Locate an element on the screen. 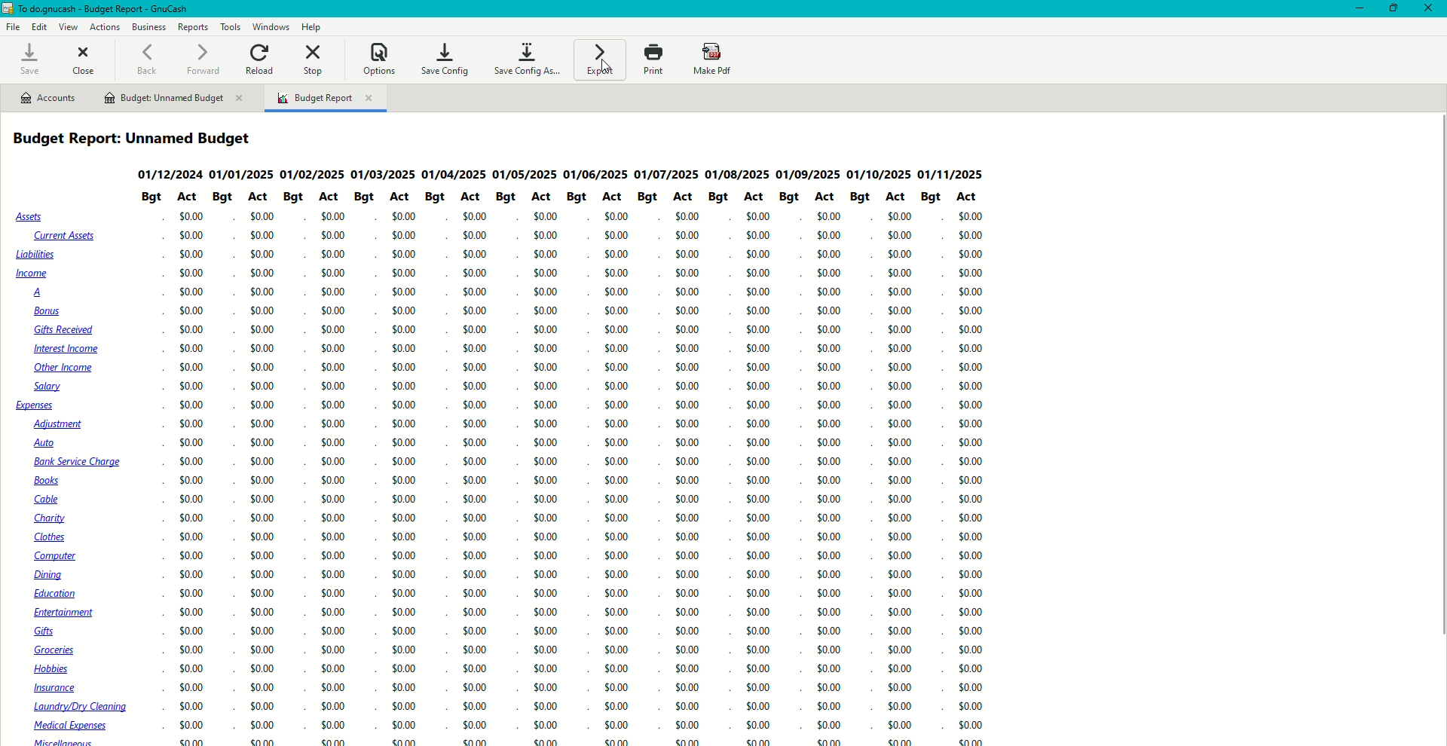 Image resolution: width=1447 pixels, height=746 pixels. $0.00 is located at coordinates (547, 500).